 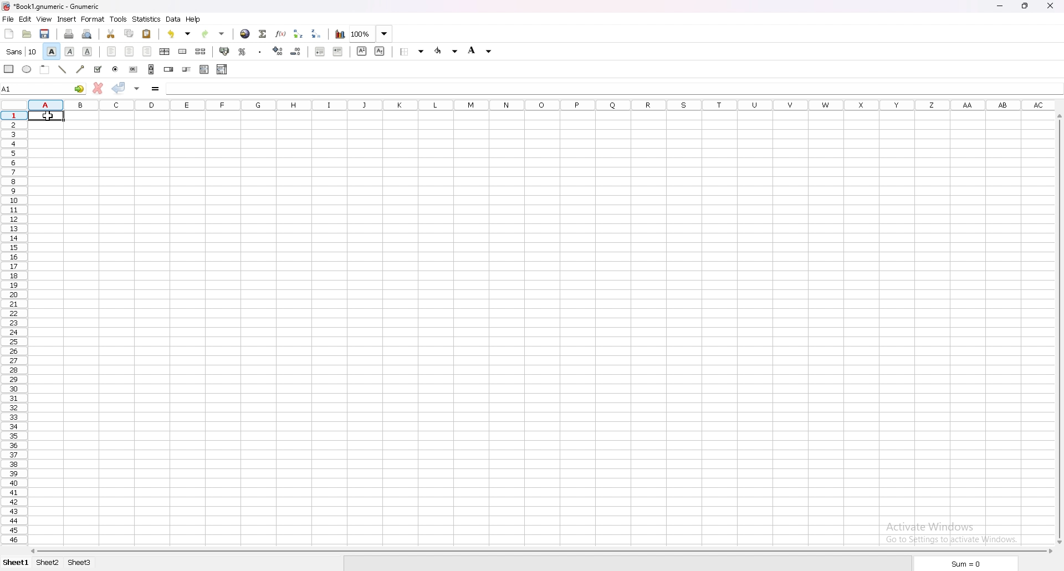 What do you see at coordinates (130, 52) in the screenshot?
I see `center` at bounding box center [130, 52].